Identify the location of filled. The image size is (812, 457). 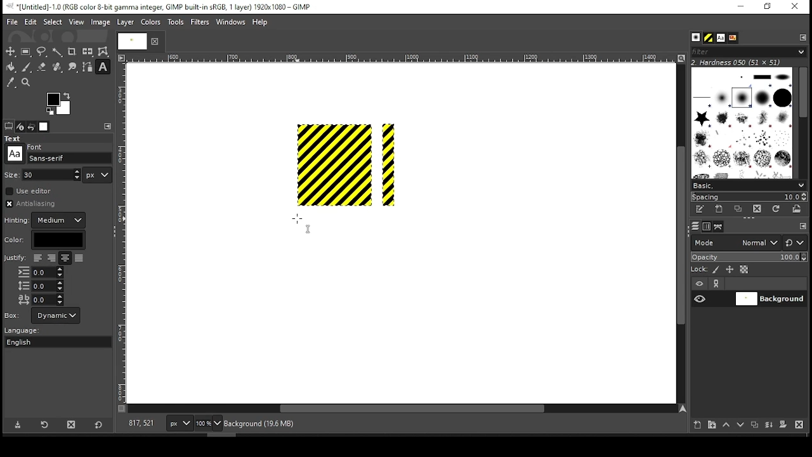
(79, 259).